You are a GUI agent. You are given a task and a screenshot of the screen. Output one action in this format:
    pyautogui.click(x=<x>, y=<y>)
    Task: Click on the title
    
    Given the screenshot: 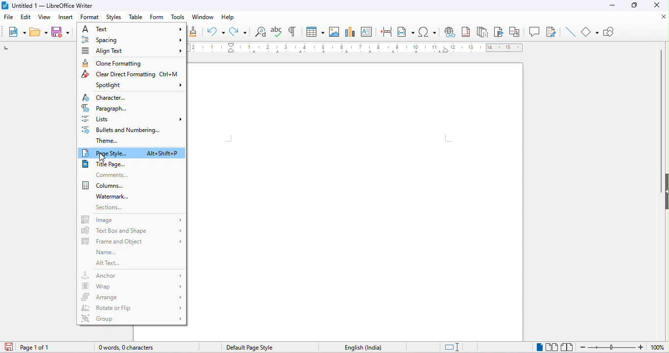 What is the action you would take?
    pyautogui.click(x=48, y=6)
    